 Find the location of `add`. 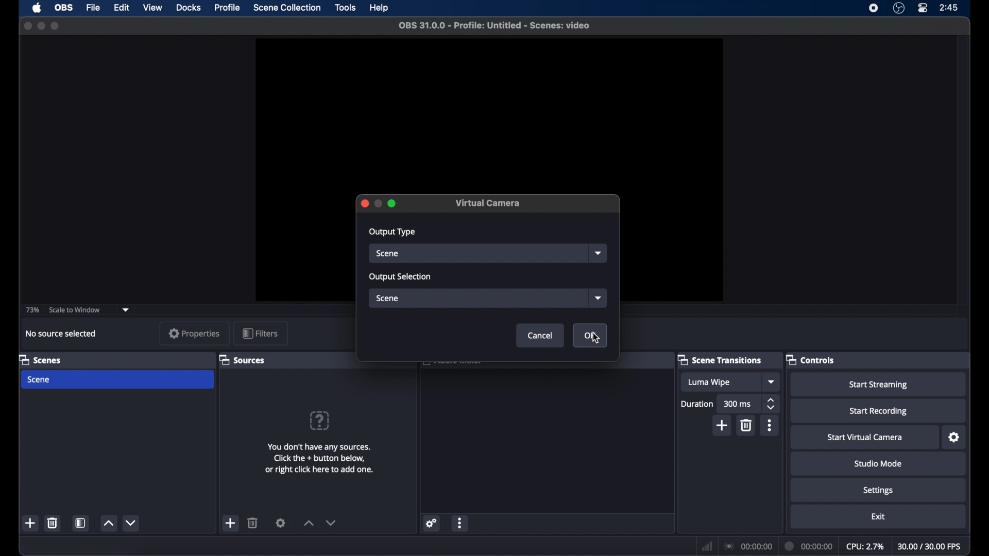

add is located at coordinates (231, 523).